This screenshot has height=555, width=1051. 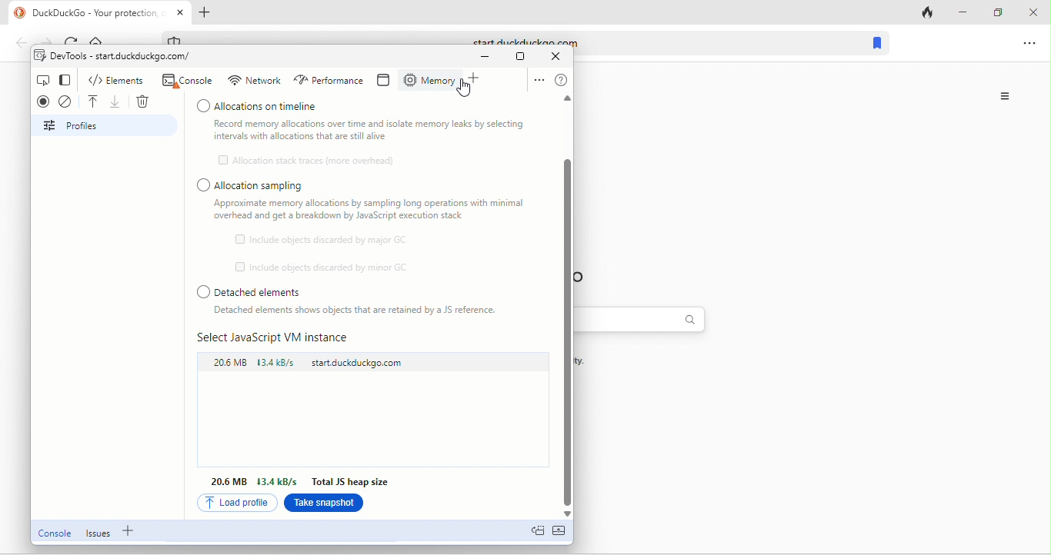 What do you see at coordinates (279, 480) in the screenshot?
I see `3.4 kb/s` at bounding box center [279, 480].